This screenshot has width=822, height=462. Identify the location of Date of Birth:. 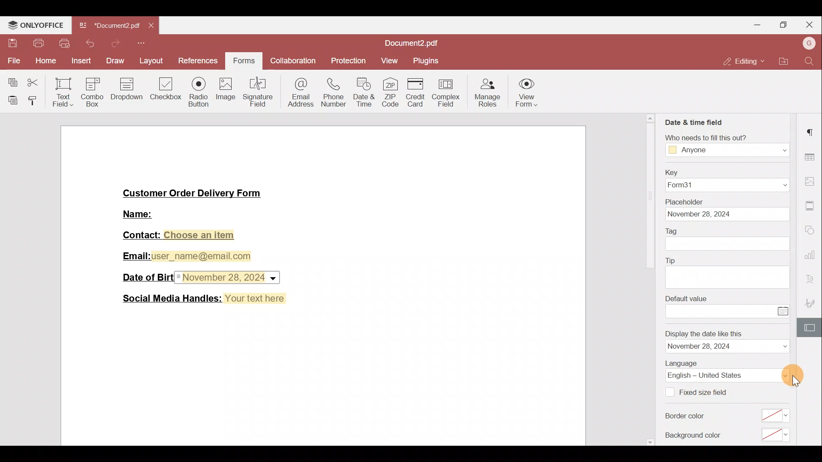
(146, 276).